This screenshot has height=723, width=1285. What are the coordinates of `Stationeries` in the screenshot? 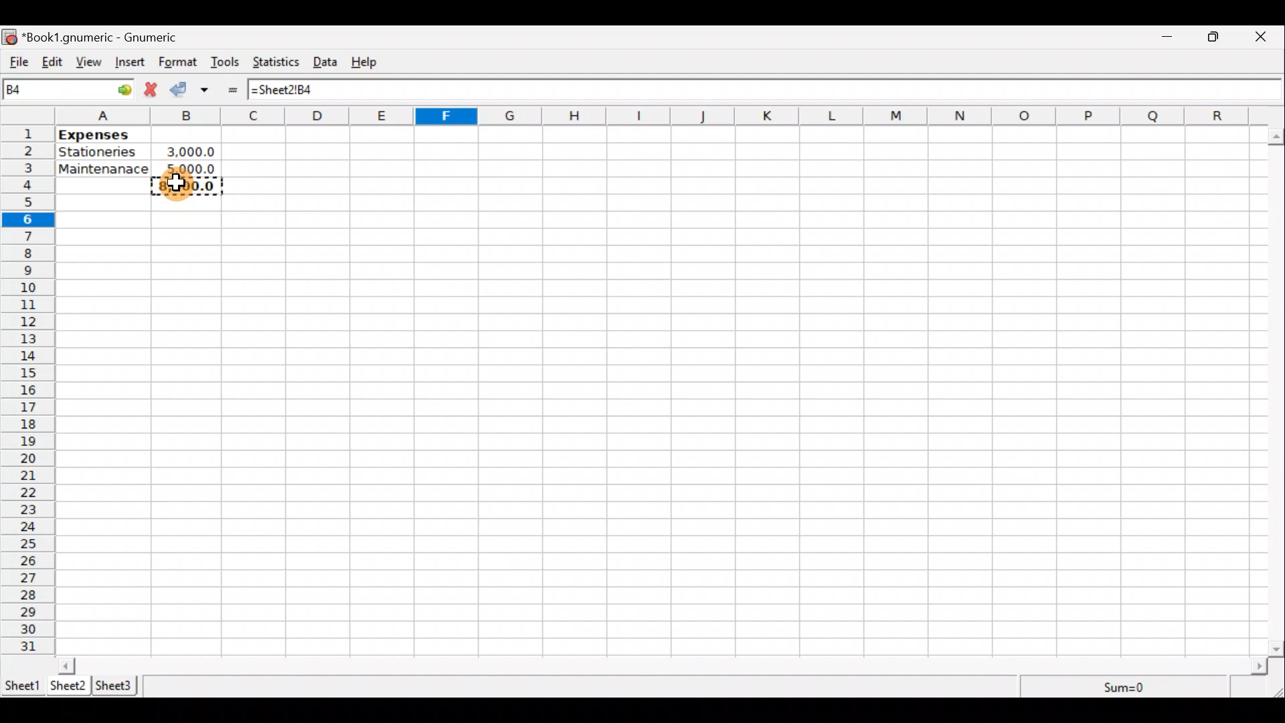 It's located at (106, 153).